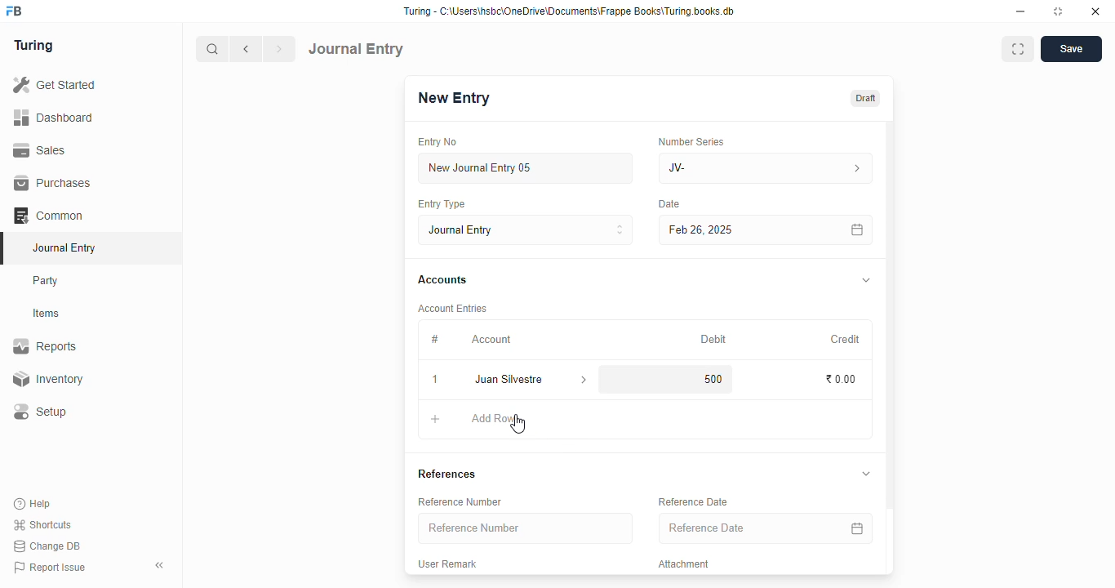 Image resolution: width=1115 pixels, height=588 pixels. I want to click on attachment, so click(684, 564).